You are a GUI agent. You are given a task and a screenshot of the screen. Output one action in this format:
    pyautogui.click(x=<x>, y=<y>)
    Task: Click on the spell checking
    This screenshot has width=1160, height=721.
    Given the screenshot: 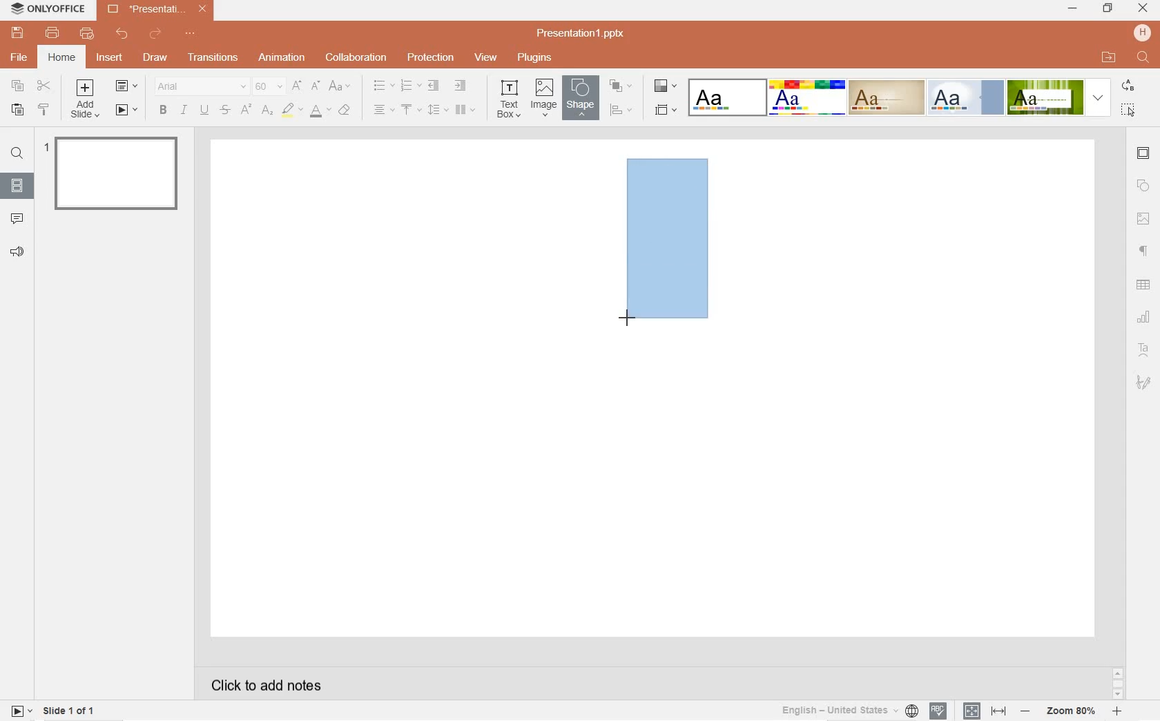 What is the action you would take?
    pyautogui.click(x=938, y=711)
    